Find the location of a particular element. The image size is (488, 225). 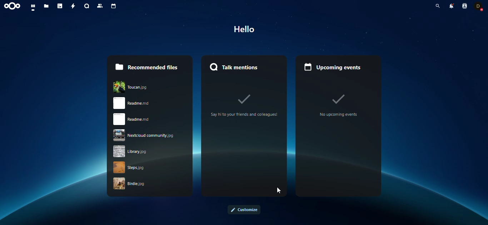

activity is located at coordinates (74, 6).